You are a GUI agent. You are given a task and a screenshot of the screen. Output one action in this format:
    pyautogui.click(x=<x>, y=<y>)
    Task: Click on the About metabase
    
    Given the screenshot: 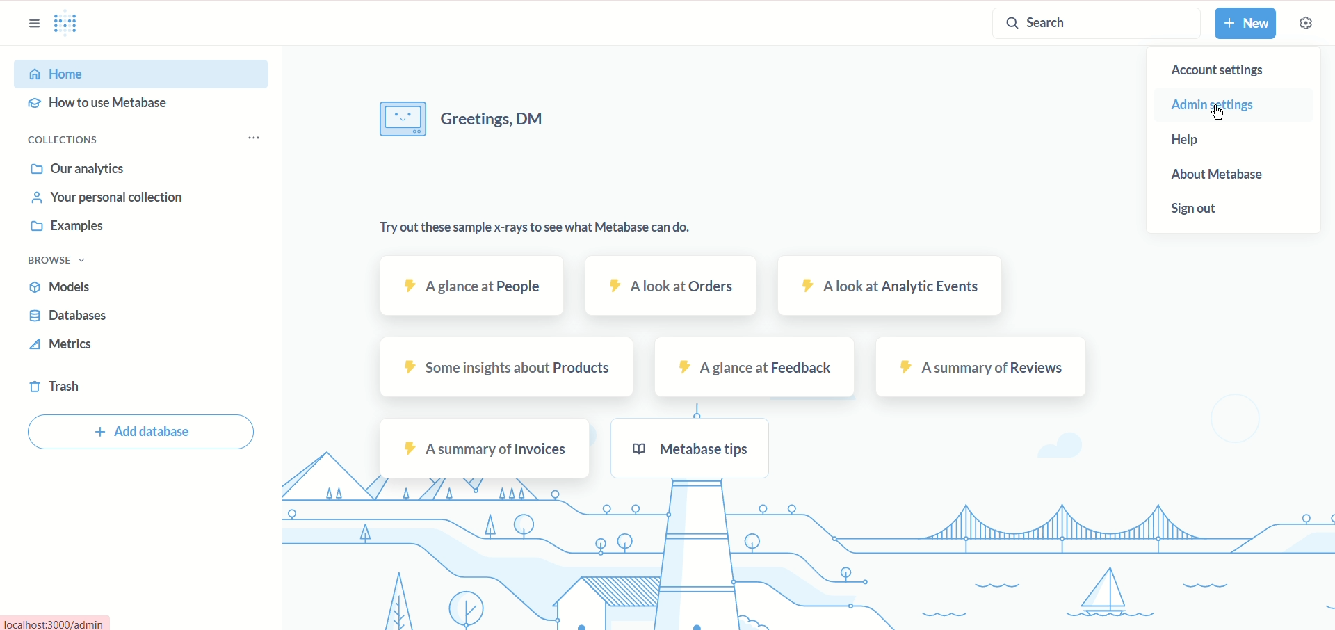 What is the action you would take?
    pyautogui.click(x=1215, y=174)
    